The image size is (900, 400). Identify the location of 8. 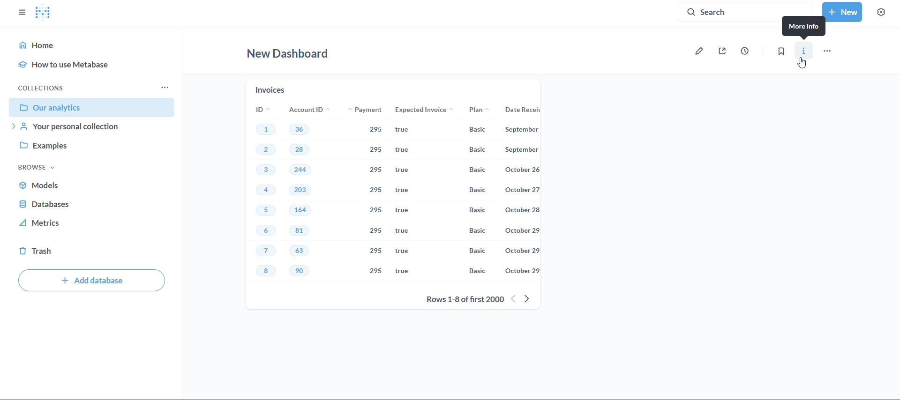
(269, 272).